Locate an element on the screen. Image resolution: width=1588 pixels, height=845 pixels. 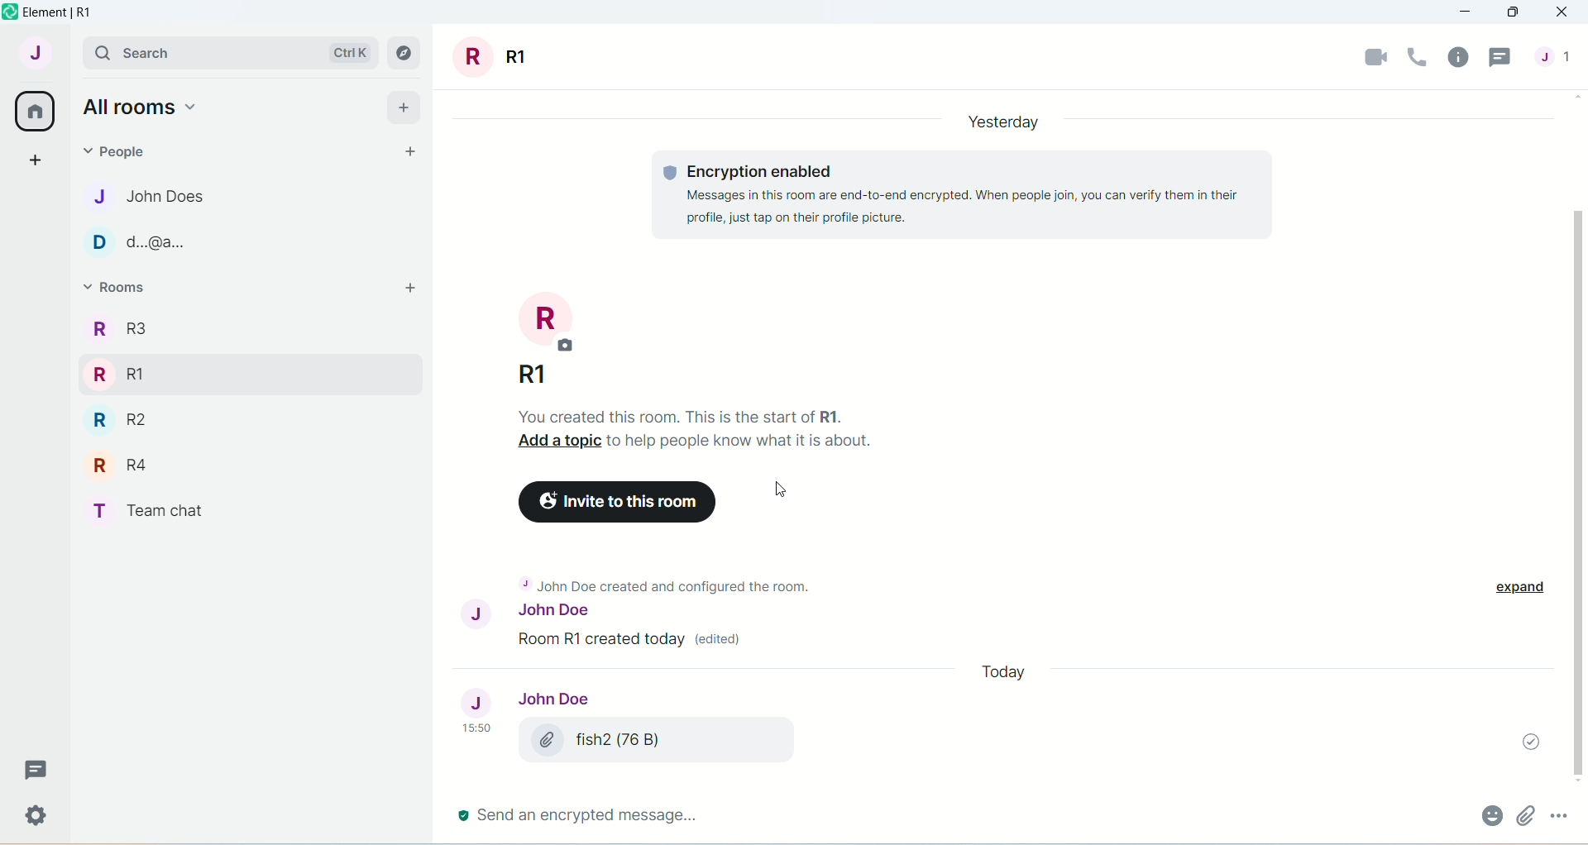
Encryption enabled Message in this room are end-to-end encrypted... is located at coordinates (962, 193).